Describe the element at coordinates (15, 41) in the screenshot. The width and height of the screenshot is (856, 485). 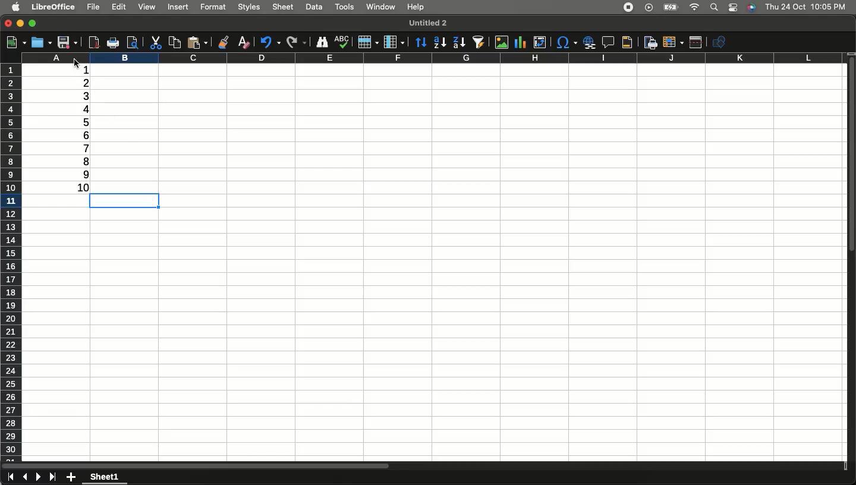
I see `New` at that location.